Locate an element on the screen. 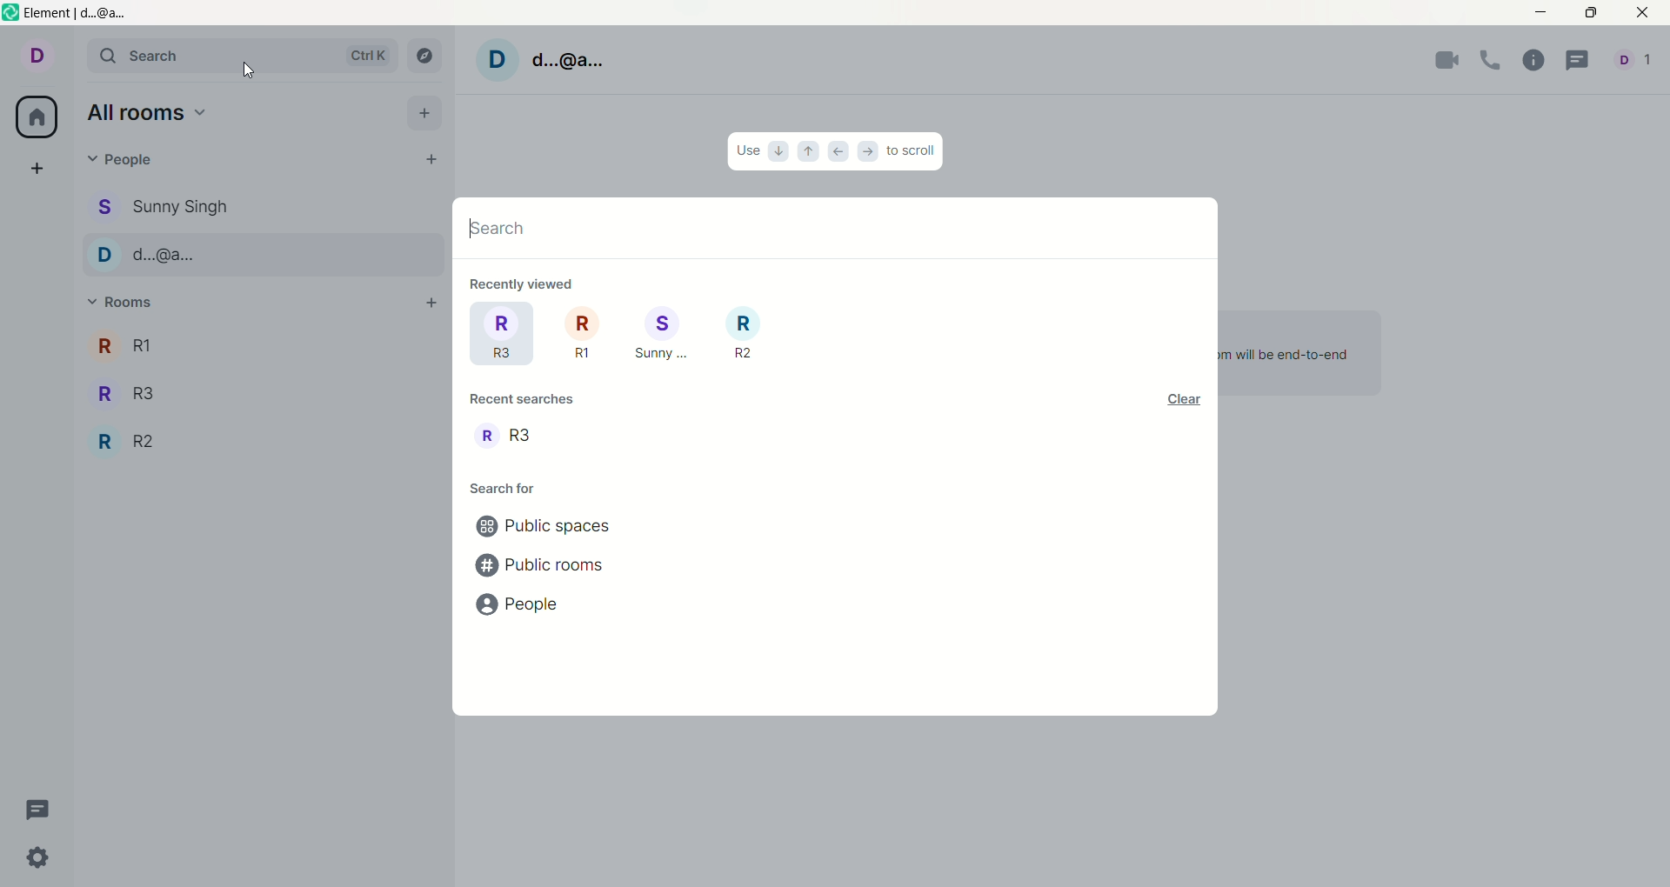 Image resolution: width=1670 pixels, height=887 pixels. add is located at coordinates (41, 170).